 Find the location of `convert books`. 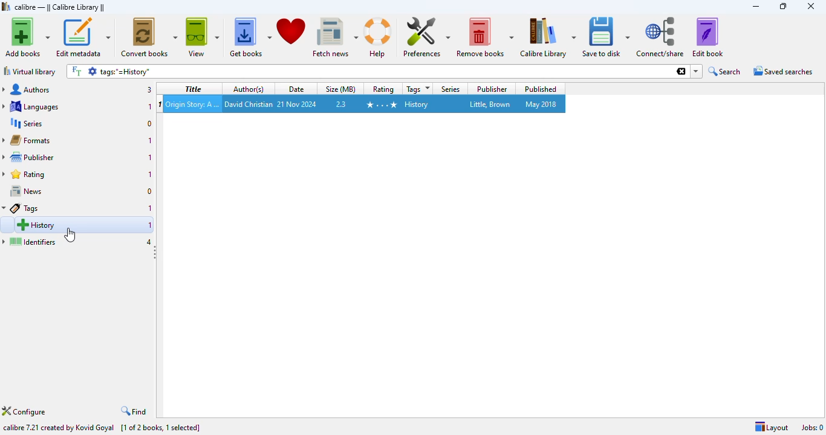

convert books is located at coordinates (148, 37).